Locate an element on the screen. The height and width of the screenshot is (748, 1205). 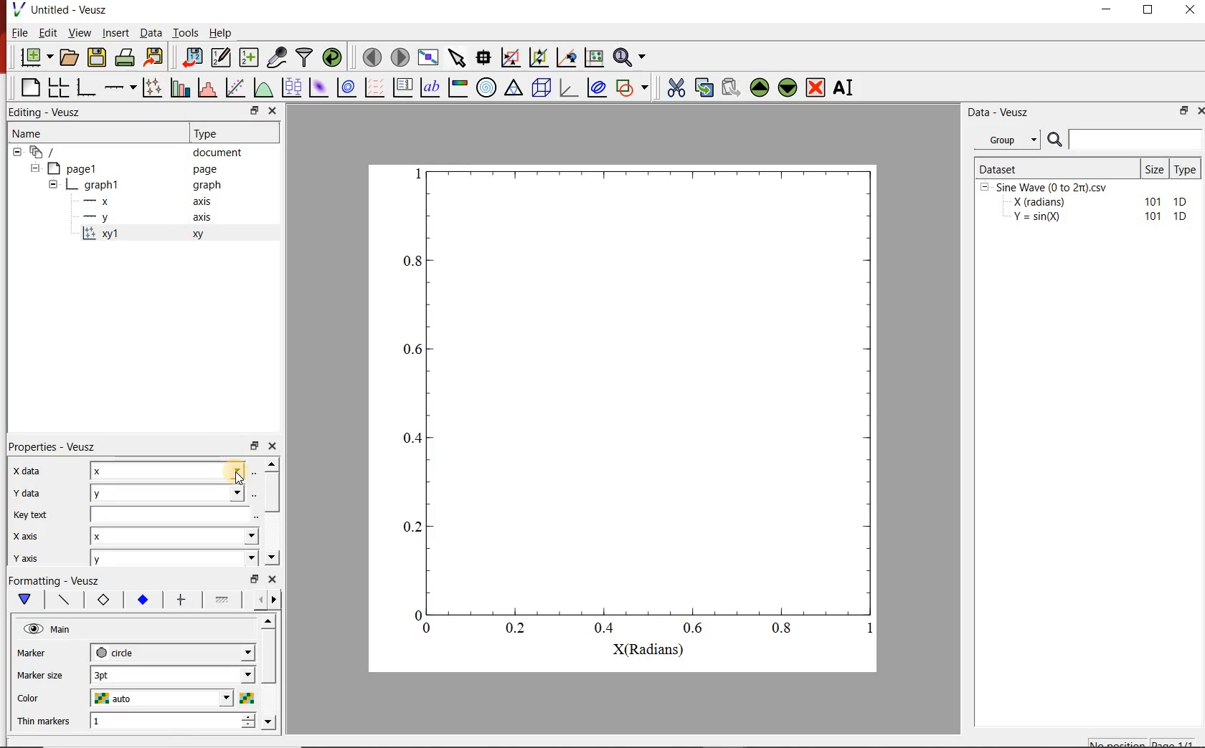
plot 2d dataset as contours is located at coordinates (346, 87).